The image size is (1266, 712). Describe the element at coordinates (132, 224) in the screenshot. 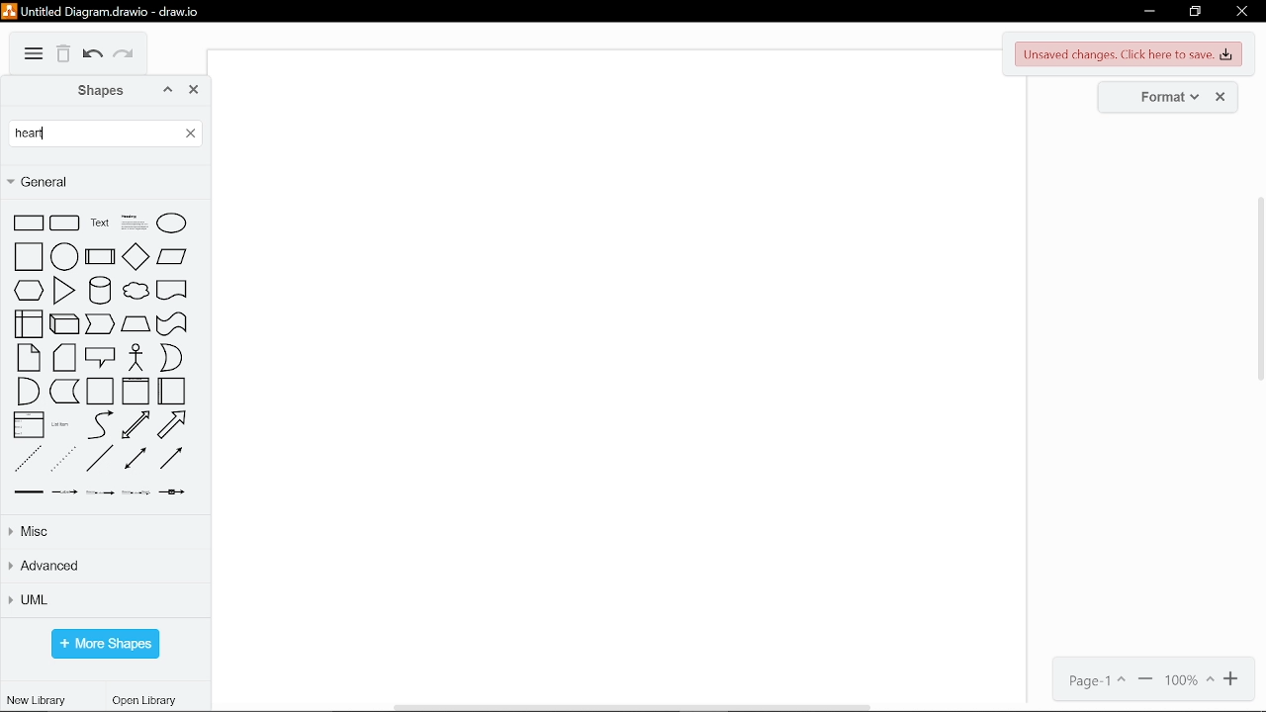

I see `heading` at that location.